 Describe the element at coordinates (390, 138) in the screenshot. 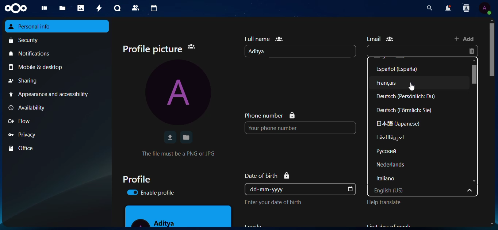

I see `language` at that location.